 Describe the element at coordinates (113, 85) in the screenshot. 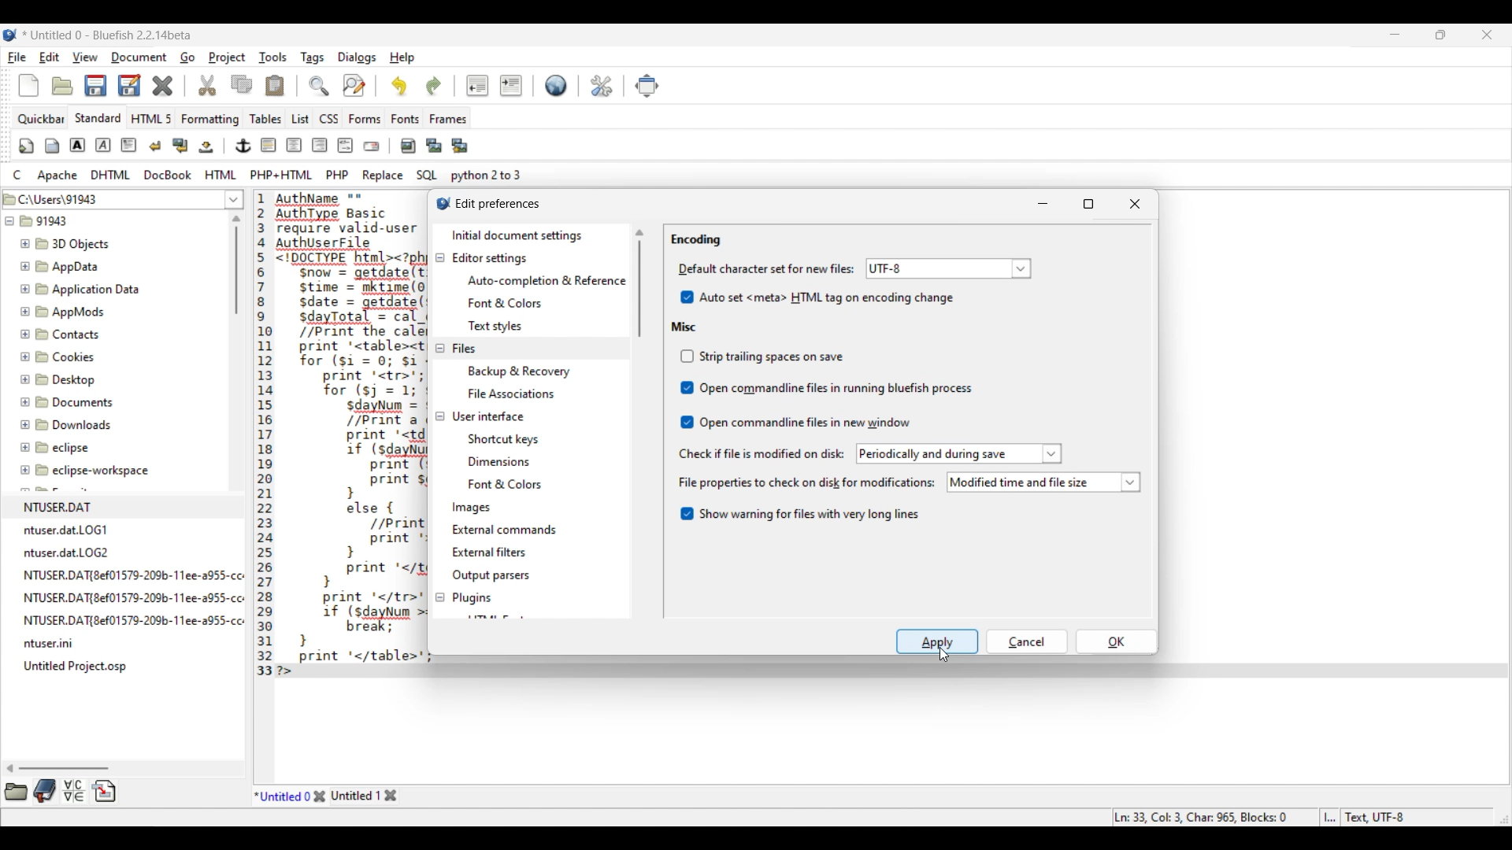

I see `Save options` at that location.